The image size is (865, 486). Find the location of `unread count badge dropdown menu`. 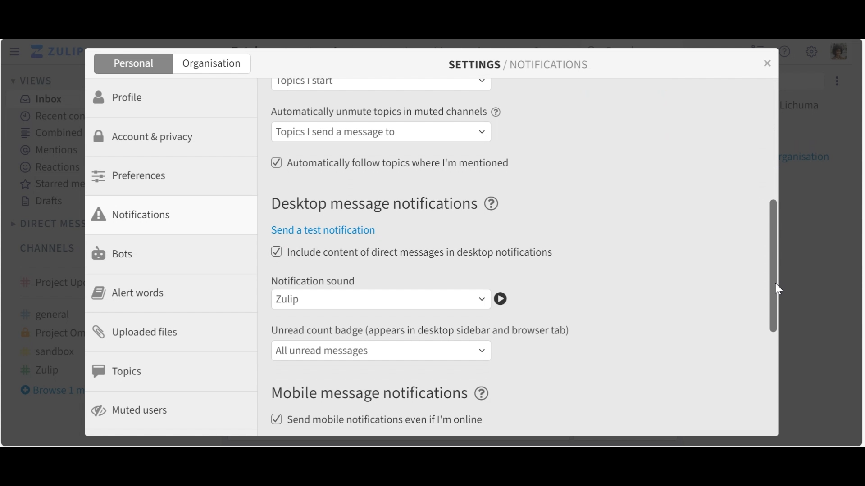

unread count badge dropdown menu is located at coordinates (382, 351).